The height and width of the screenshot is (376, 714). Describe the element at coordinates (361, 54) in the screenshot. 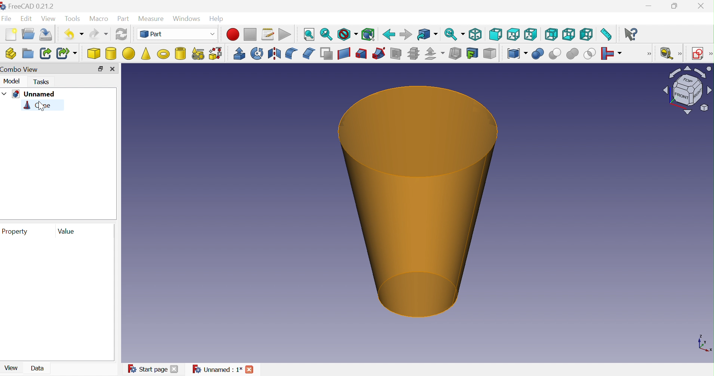

I see `Loft` at that location.